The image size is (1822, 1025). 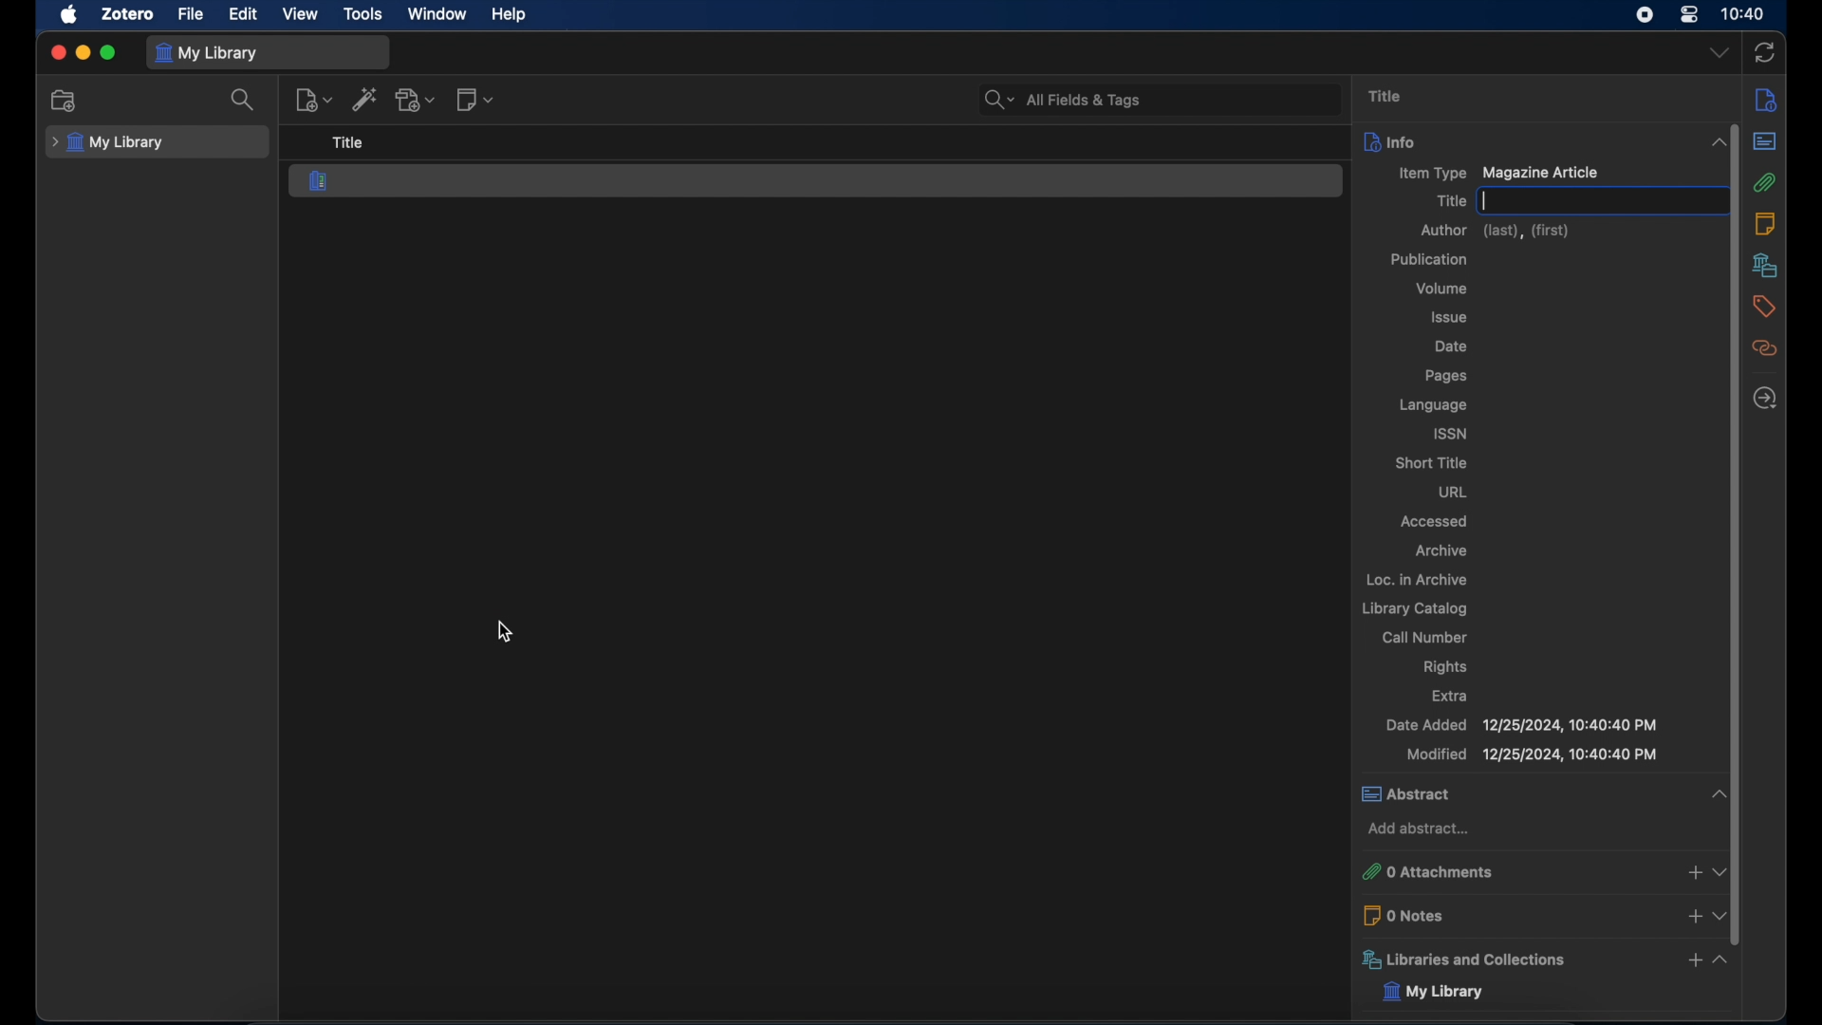 What do you see at coordinates (1770, 223) in the screenshot?
I see `notes` at bounding box center [1770, 223].